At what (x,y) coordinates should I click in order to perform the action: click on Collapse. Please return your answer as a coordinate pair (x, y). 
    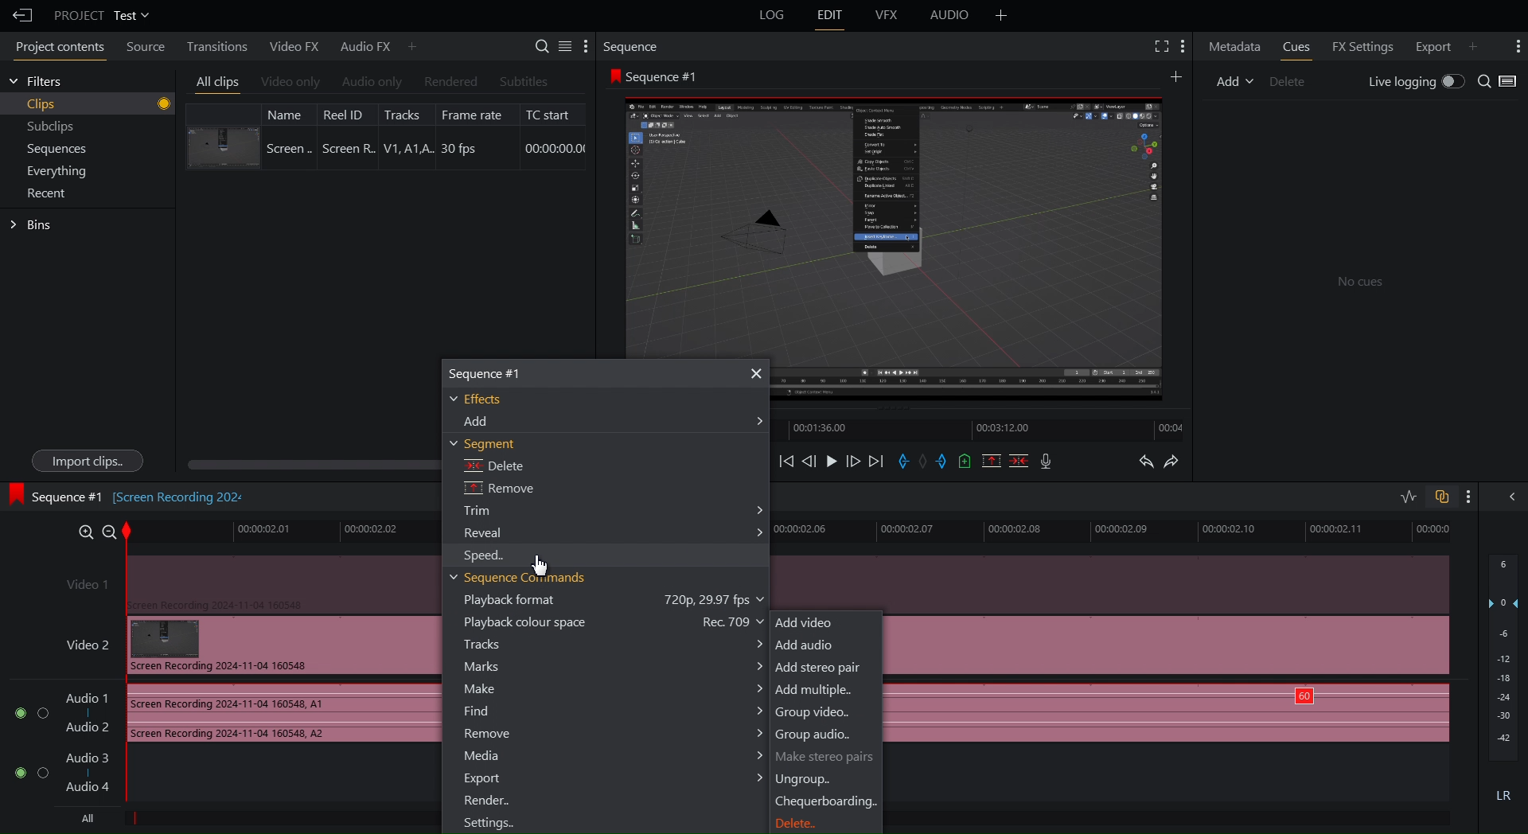
    Looking at the image, I should click on (1509, 496).